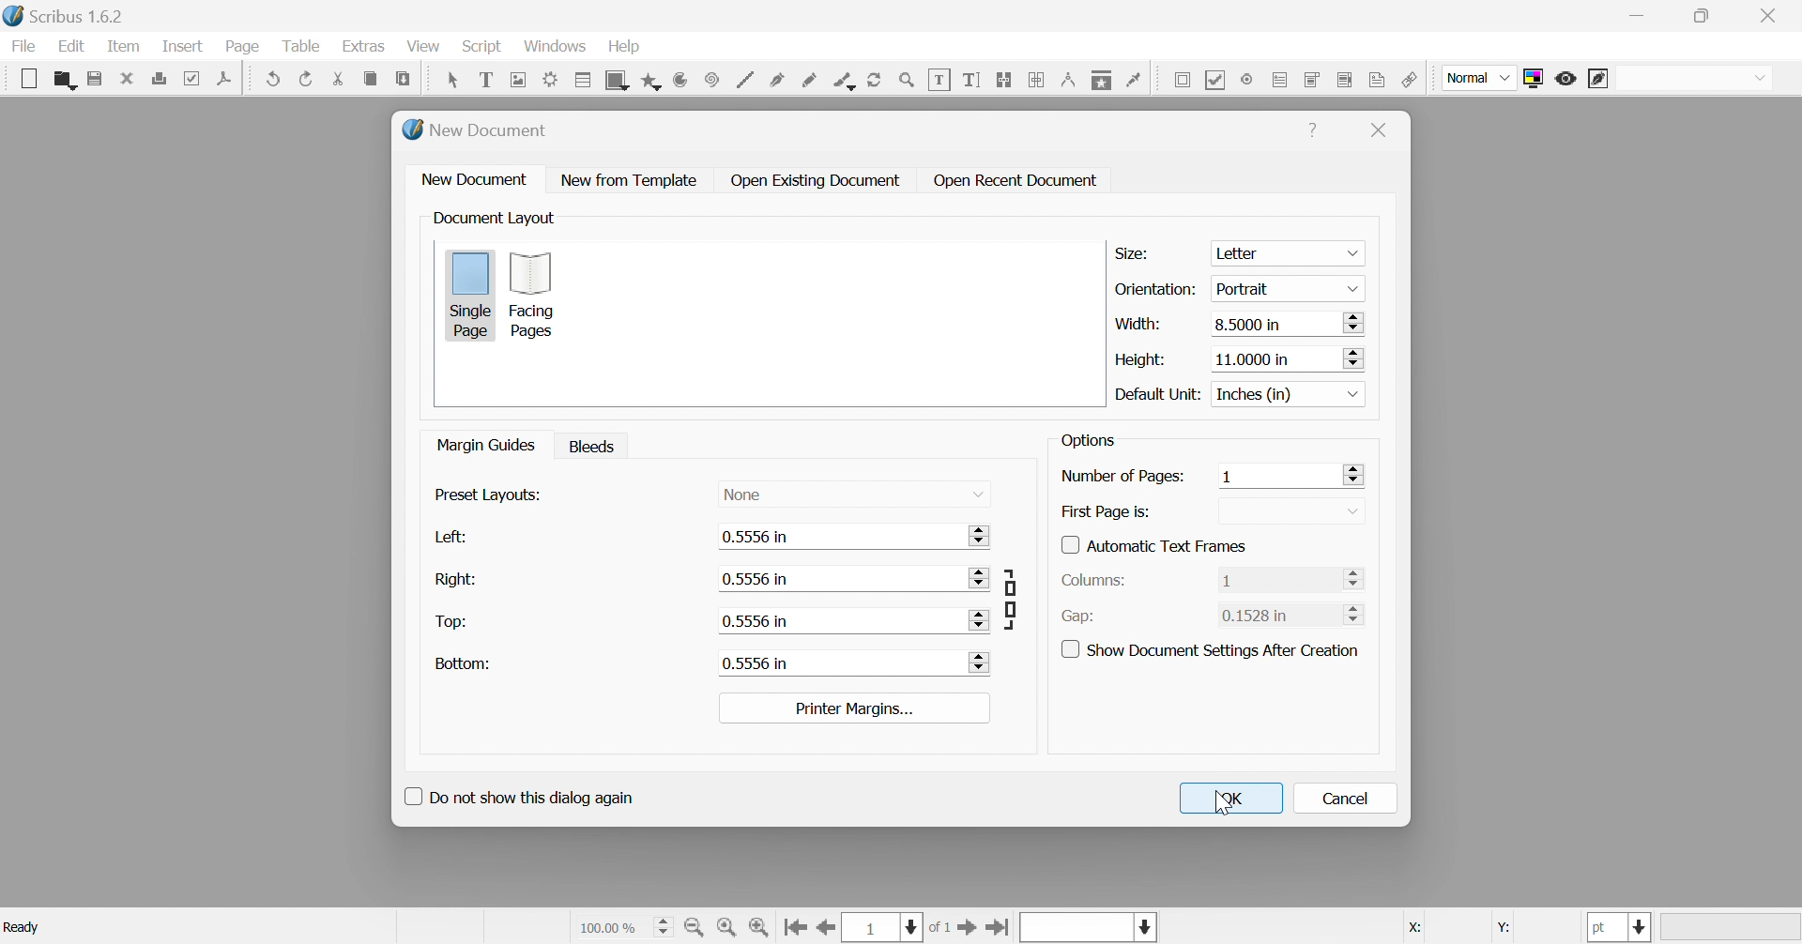  Describe the element at coordinates (1181, 82) in the screenshot. I see `PDF push button` at that location.